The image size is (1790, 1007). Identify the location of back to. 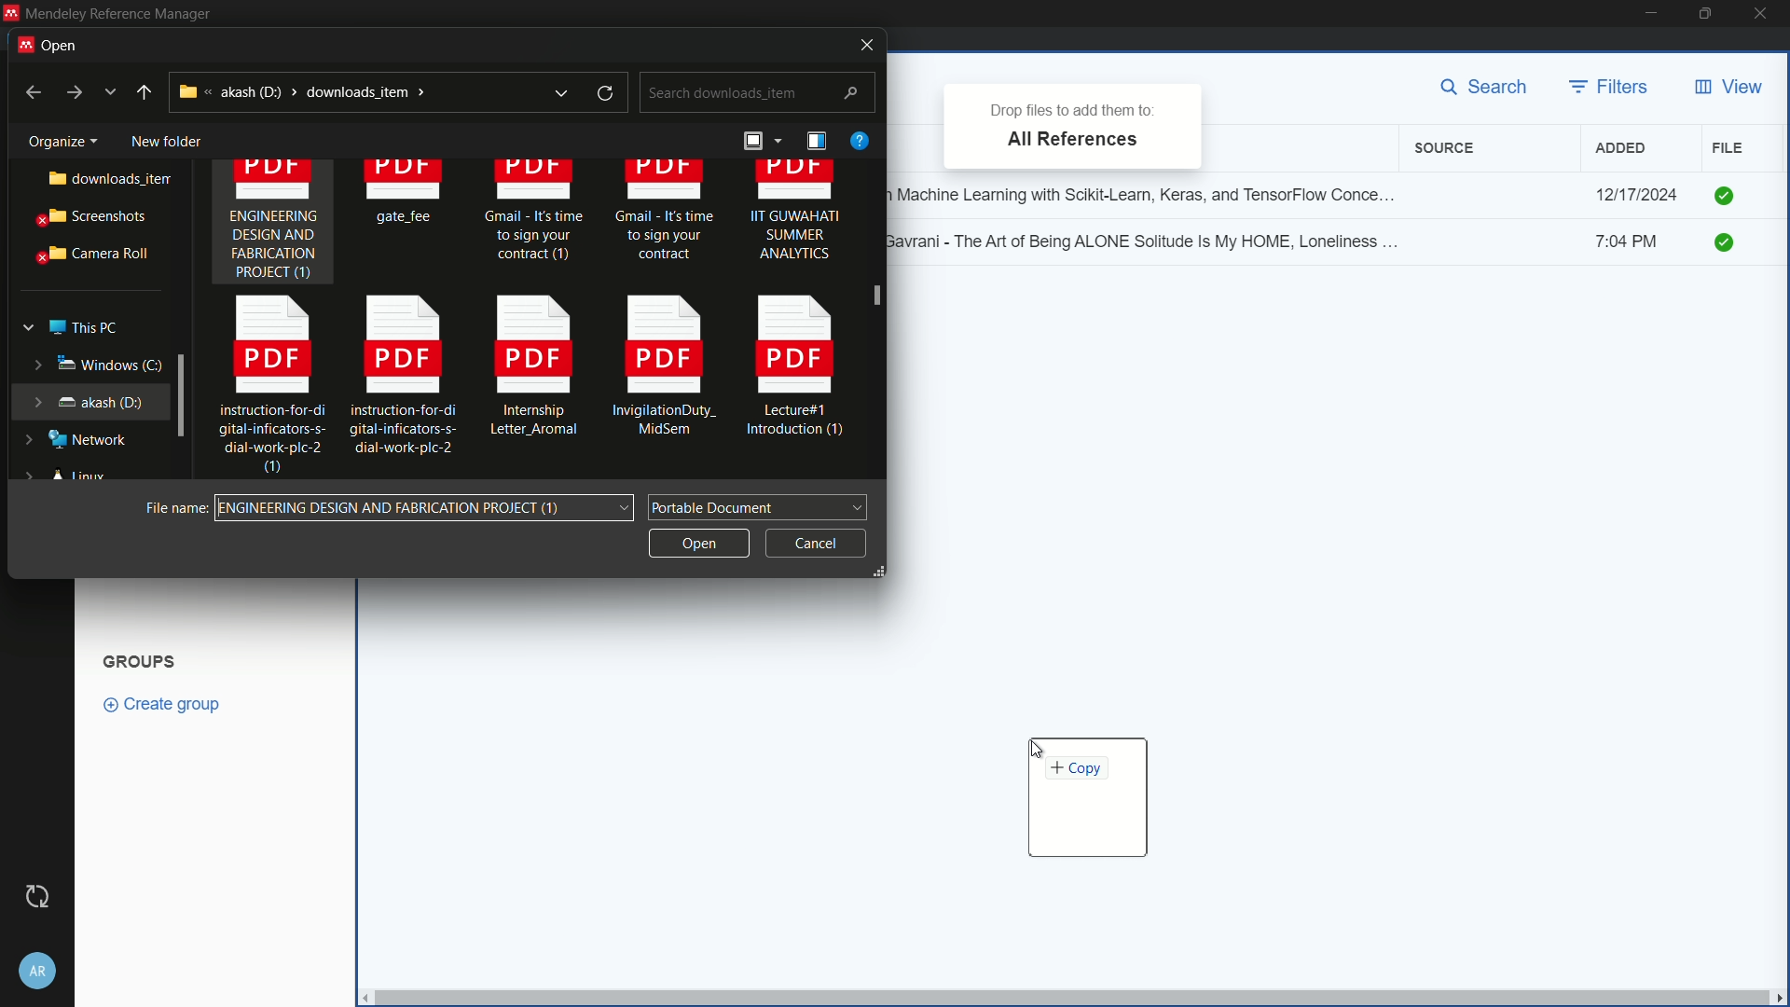
(27, 90).